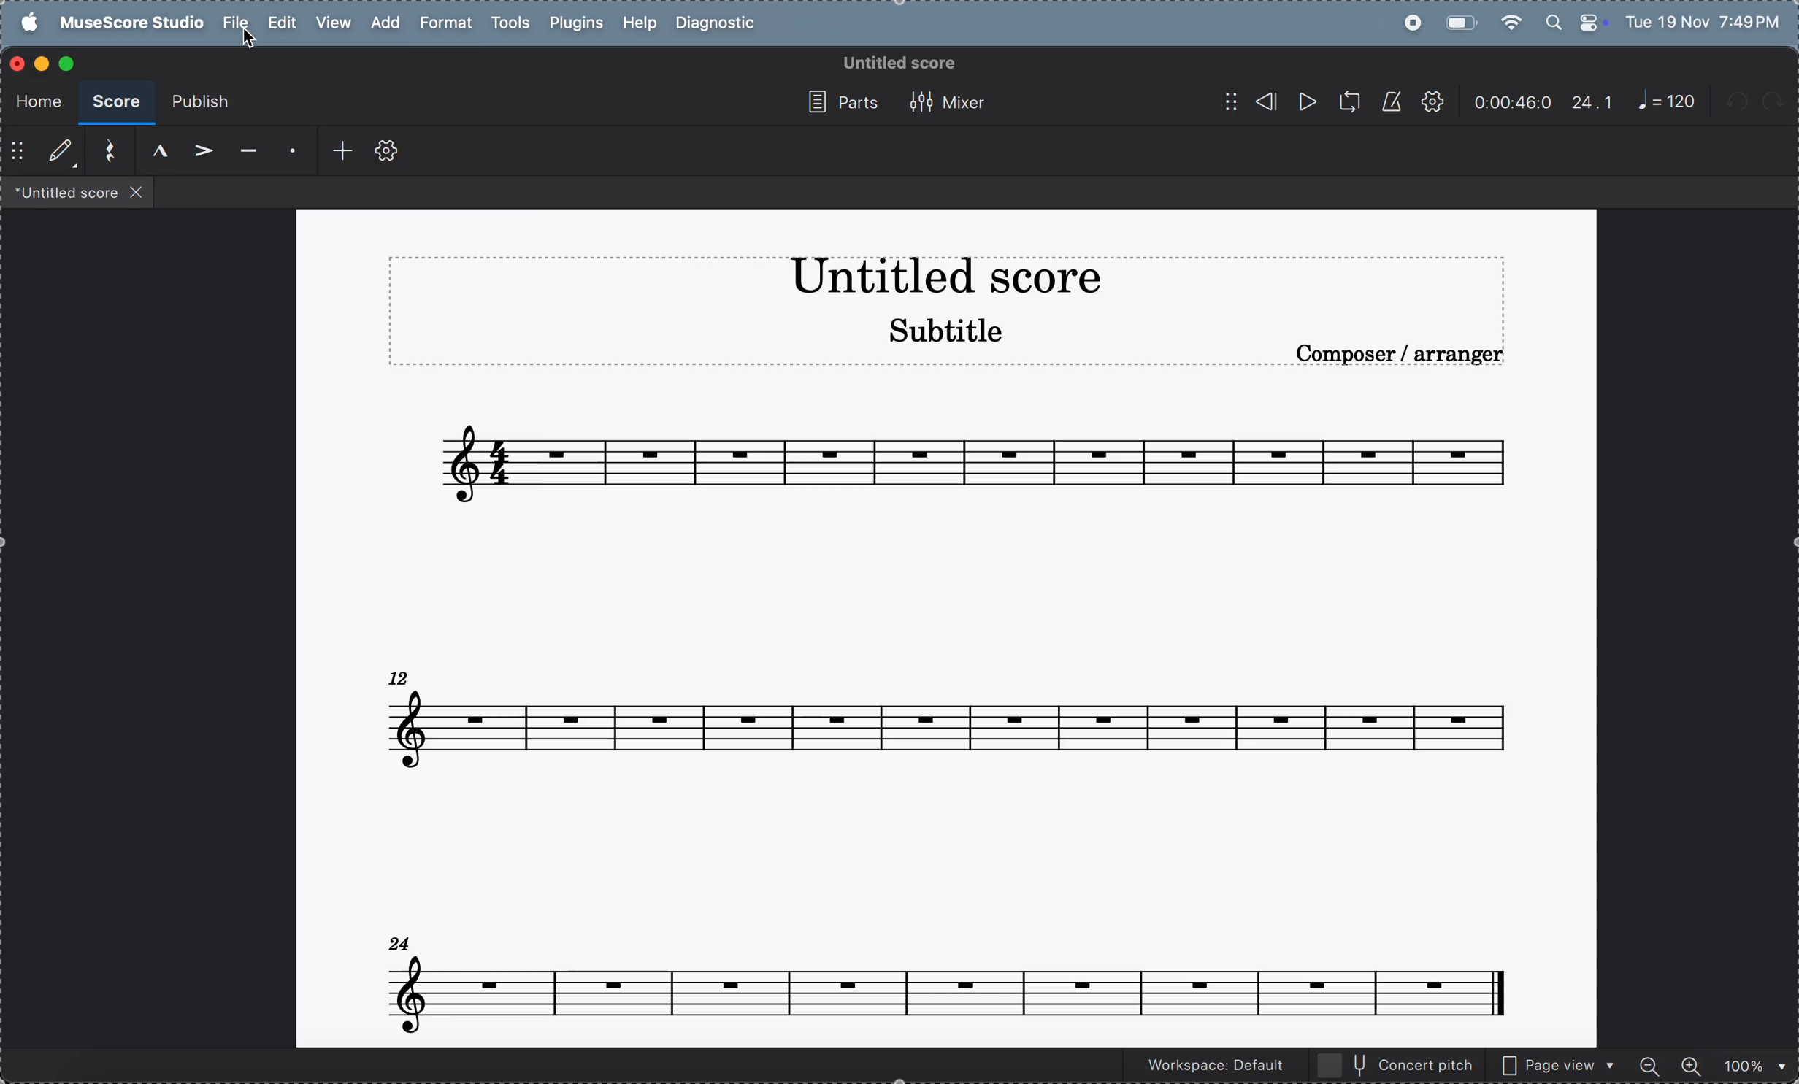  Describe the element at coordinates (1305, 104) in the screenshot. I see `play` at that location.